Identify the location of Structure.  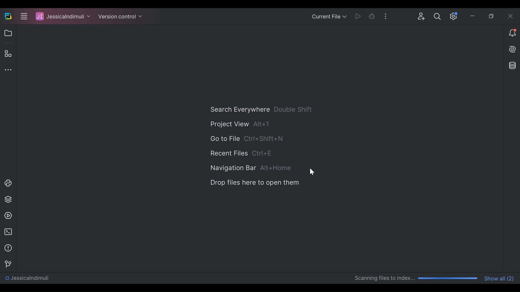
(8, 54).